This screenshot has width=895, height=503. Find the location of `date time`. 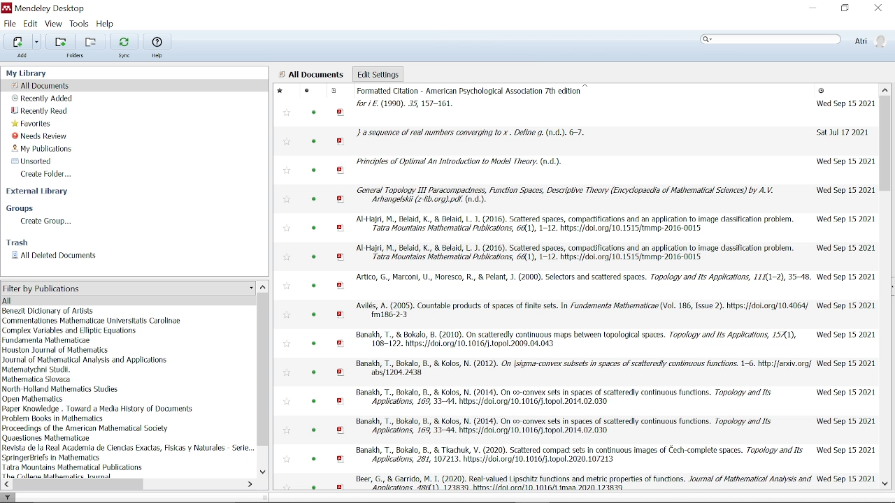

date time is located at coordinates (822, 92).